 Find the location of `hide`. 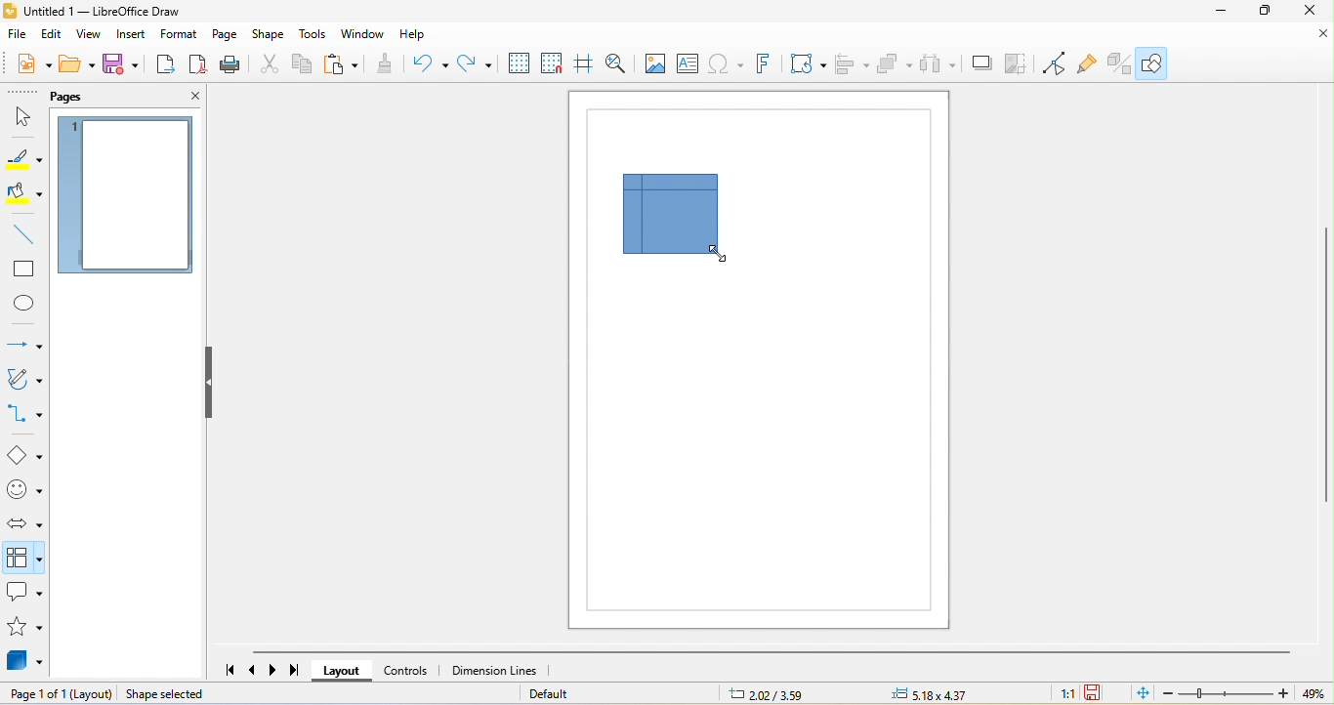

hide is located at coordinates (212, 385).